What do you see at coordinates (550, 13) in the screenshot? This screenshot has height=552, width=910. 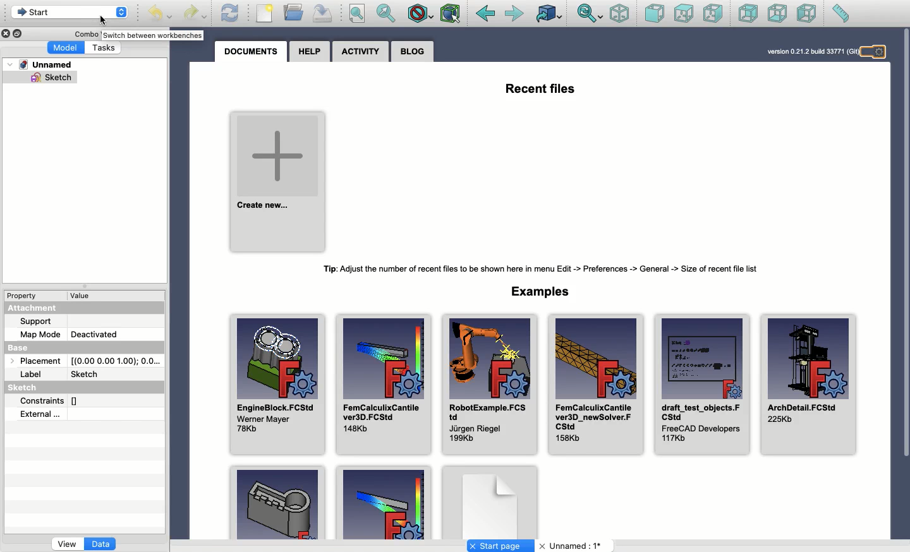 I see `Go to linked object` at bounding box center [550, 13].